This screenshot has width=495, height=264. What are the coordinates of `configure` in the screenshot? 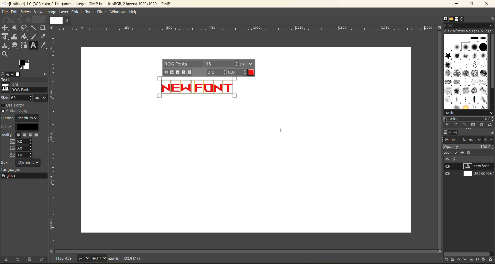 It's located at (492, 20).